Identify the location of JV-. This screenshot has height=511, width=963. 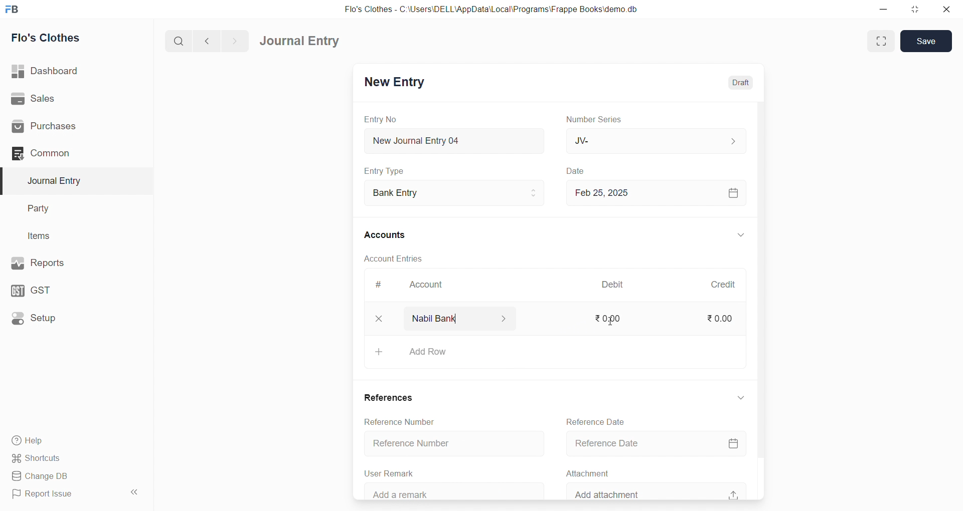
(654, 140).